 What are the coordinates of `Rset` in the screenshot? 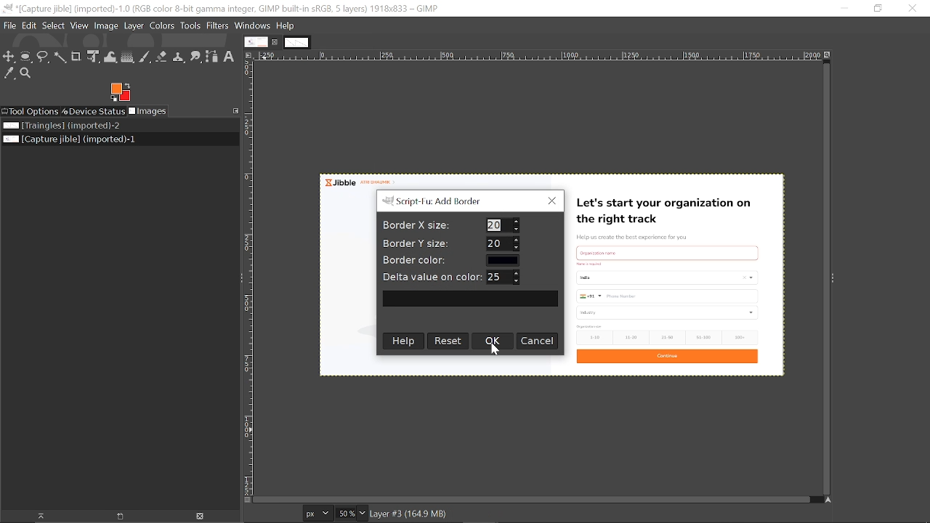 It's located at (448, 340).